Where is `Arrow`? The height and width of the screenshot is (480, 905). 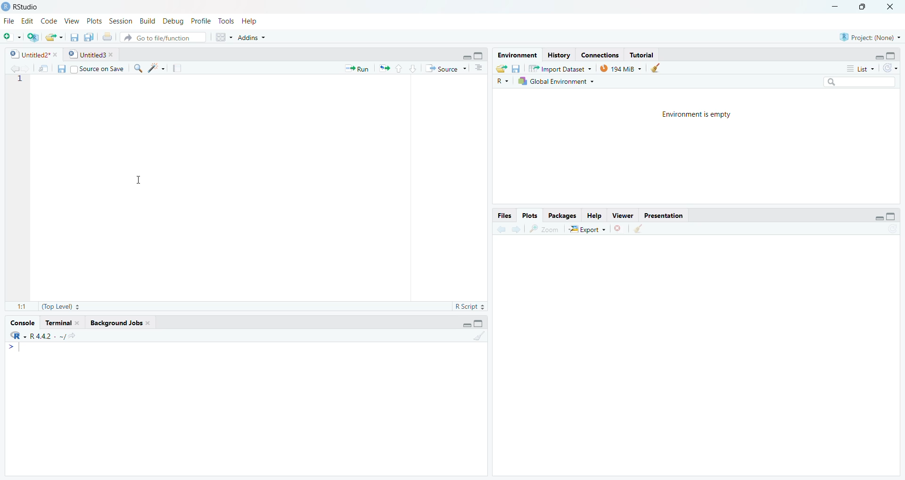 Arrow is located at coordinates (11, 348).